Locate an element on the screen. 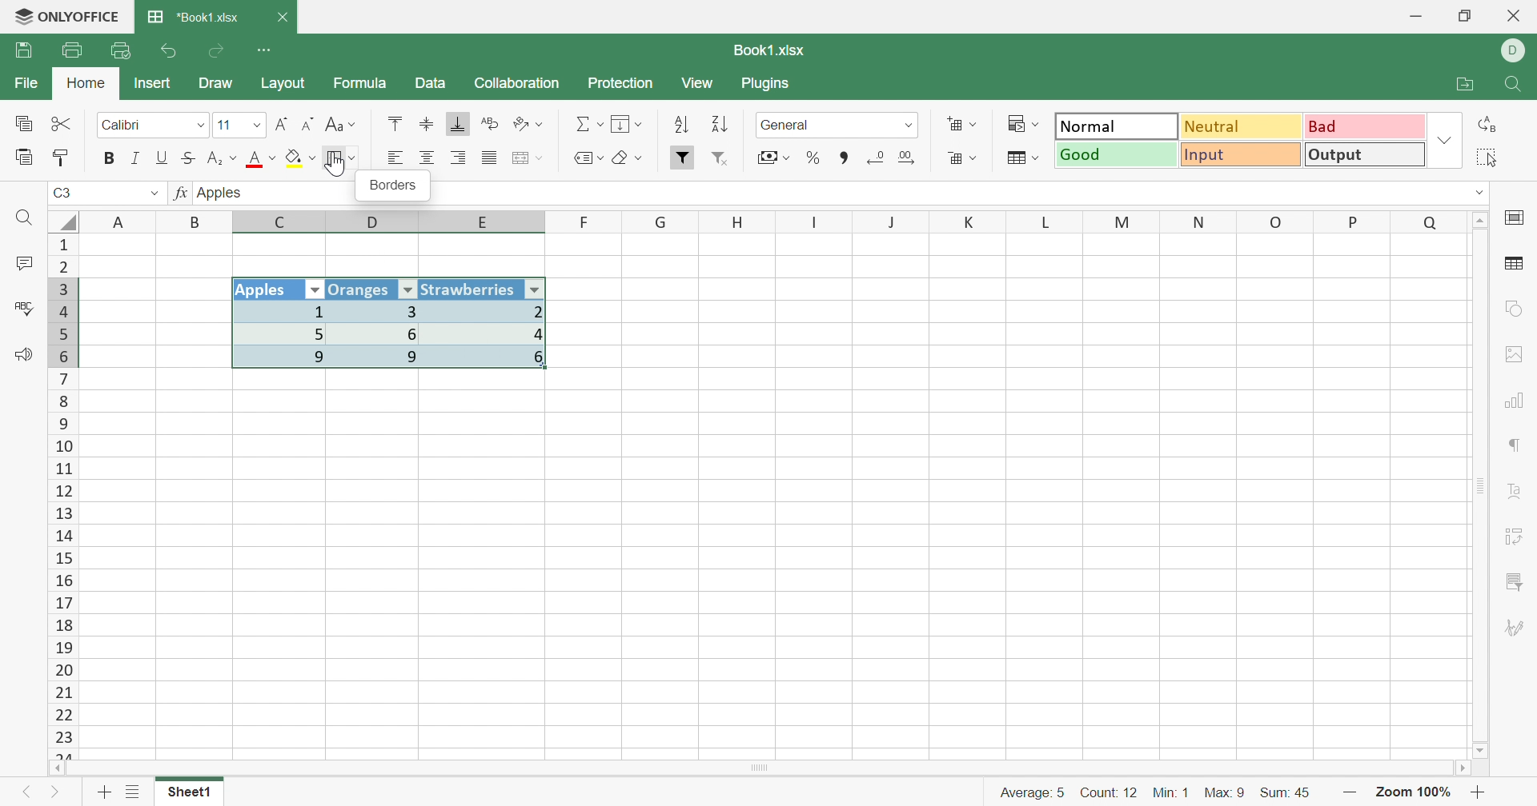 Image resolution: width=1537 pixels, height=806 pixels. Draw is located at coordinates (222, 85).